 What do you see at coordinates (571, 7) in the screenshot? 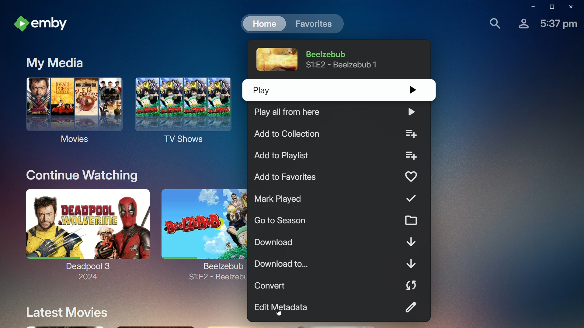
I see `Close` at bounding box center [571, 7].